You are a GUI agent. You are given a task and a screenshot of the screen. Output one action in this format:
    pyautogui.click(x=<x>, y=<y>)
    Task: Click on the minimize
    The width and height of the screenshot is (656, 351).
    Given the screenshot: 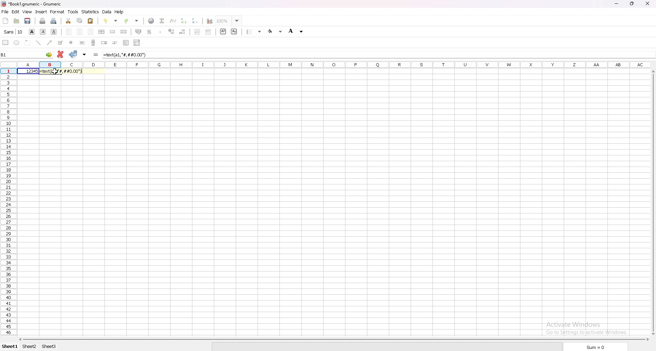 What is the action you would take?
    pyautogui.click(x=618, y=3)
    